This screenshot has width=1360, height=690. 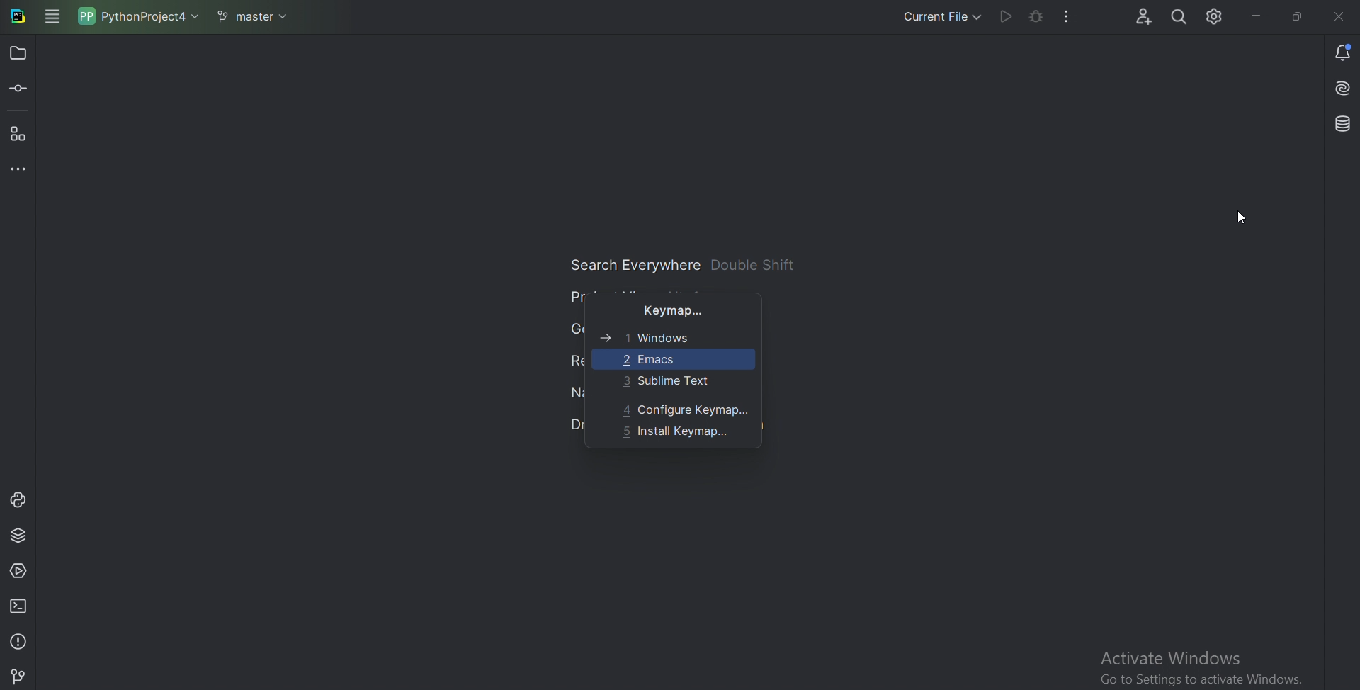 I want to click on More actions, so click(x=1068, y=16).